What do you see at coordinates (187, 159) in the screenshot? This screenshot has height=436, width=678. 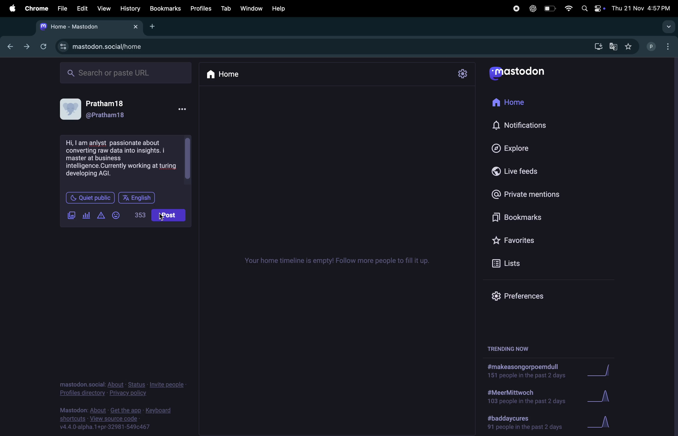 I see `scrollbar` at bounding box center [187, 159].